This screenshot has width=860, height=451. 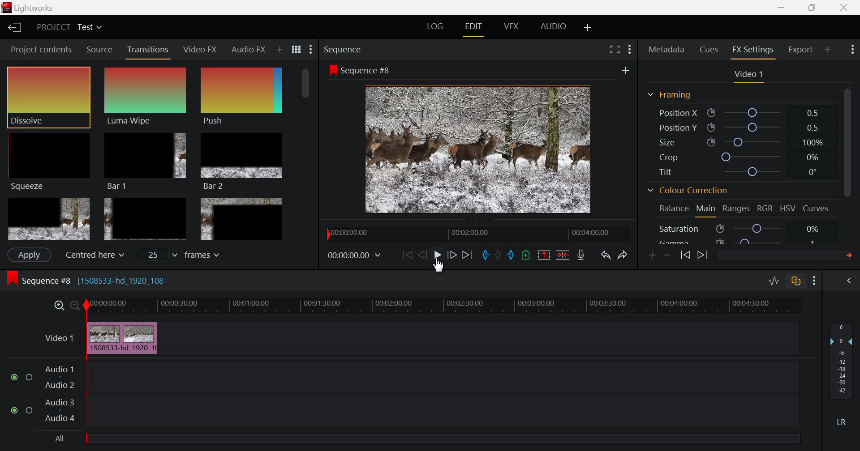 What do you see at coordinates (62, 439) in the screenshot?
I see `All` at bounding box center [62, 439].